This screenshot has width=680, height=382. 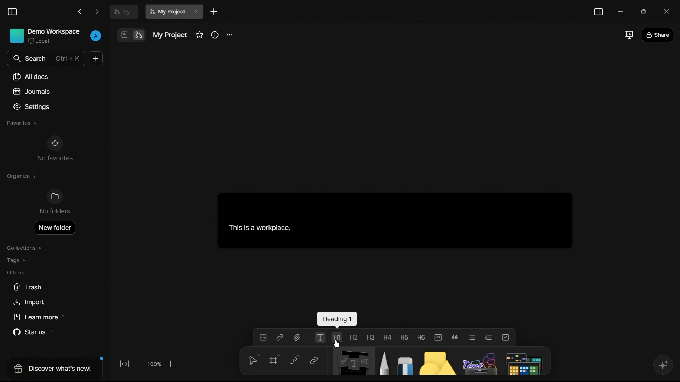 I want to click on numbered list, so click(x=489, y=337).